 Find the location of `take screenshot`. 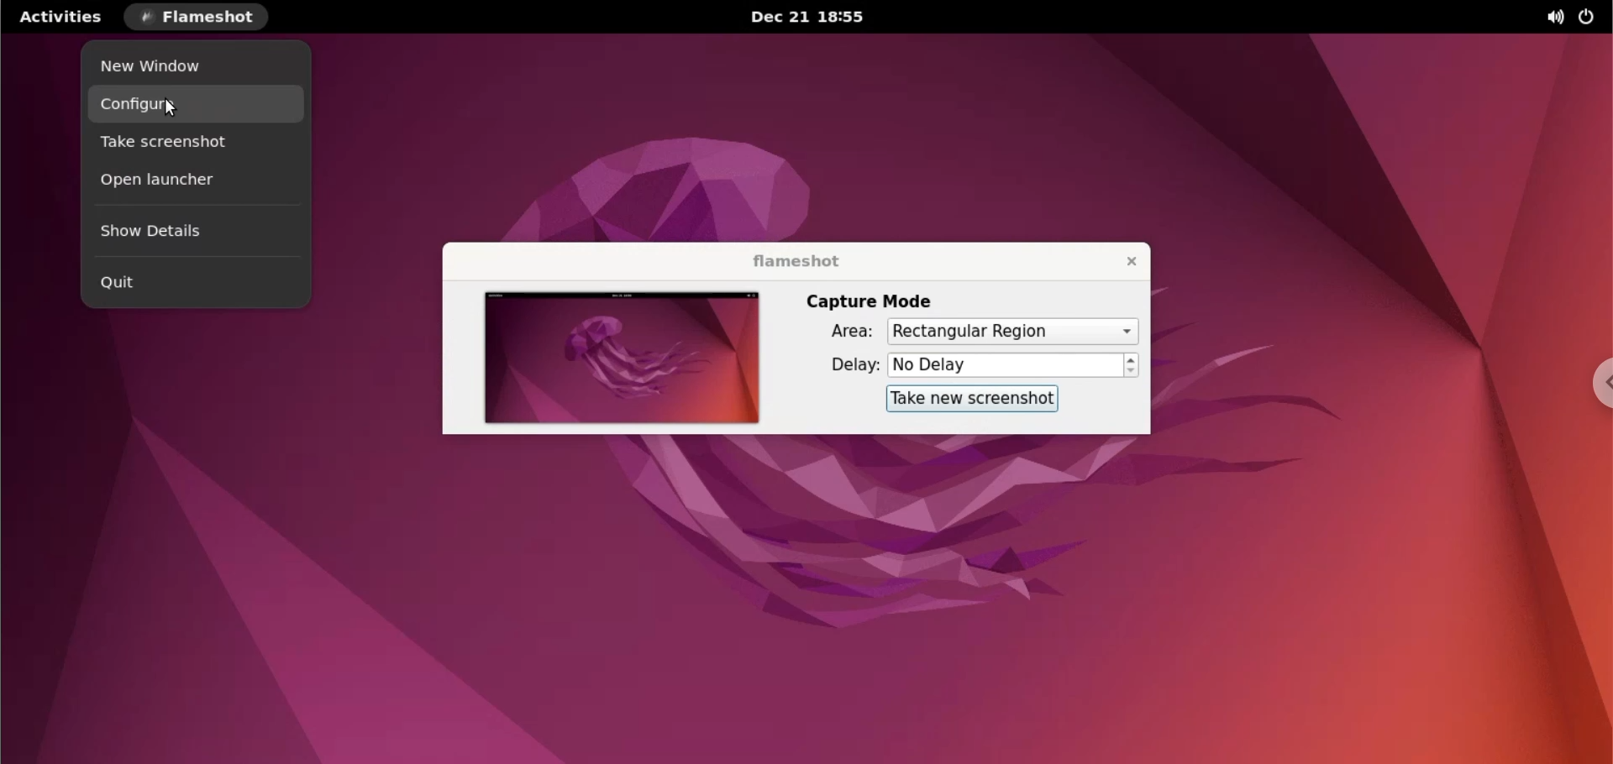

take screenshot is located at coordinates (193, 141).